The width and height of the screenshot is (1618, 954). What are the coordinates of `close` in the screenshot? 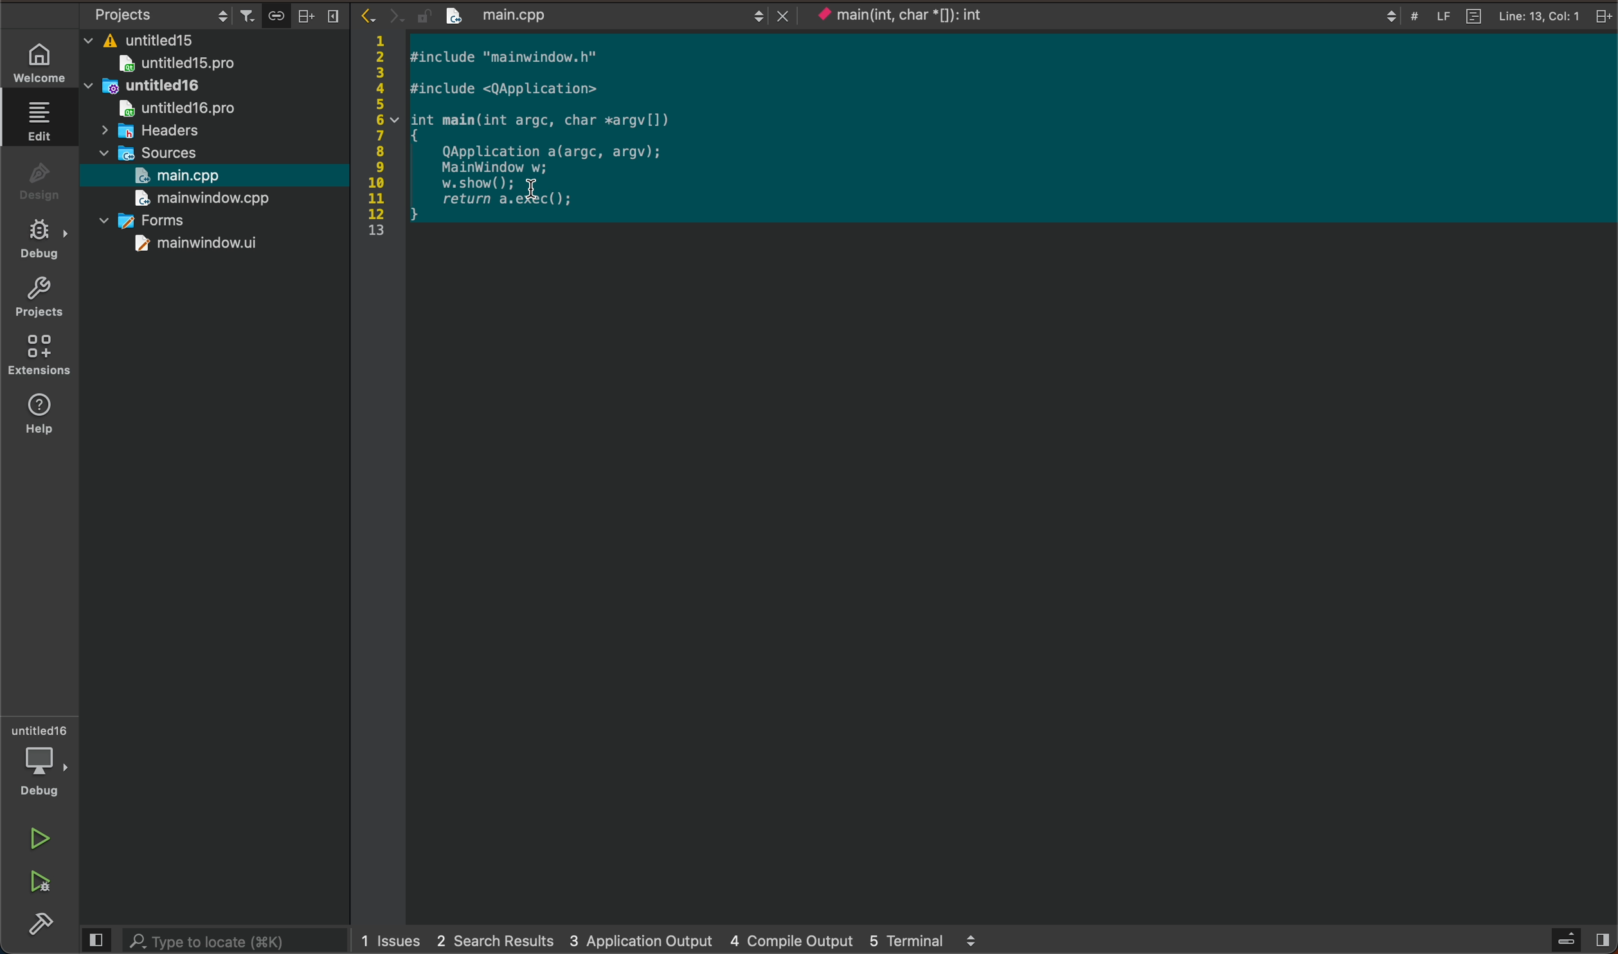 It's located at (1599, 16).